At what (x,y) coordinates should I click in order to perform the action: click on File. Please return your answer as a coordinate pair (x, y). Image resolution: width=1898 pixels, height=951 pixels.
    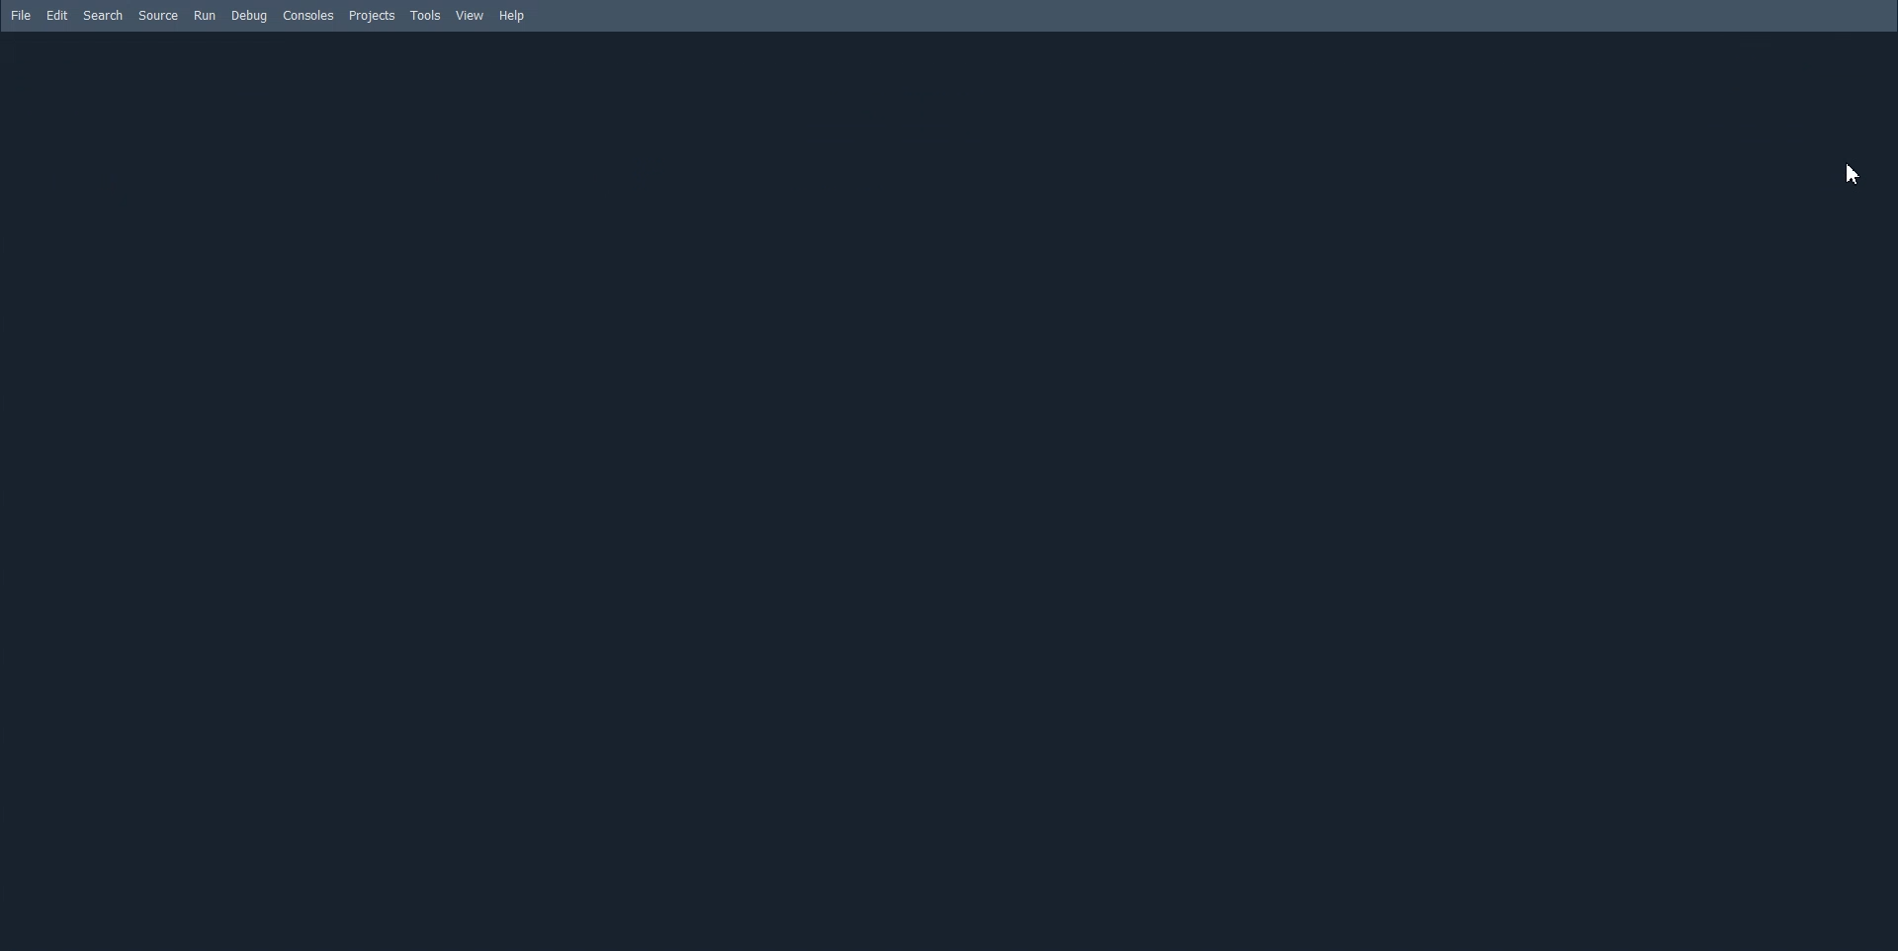
    Looking at the image, I should click on (22, 16).